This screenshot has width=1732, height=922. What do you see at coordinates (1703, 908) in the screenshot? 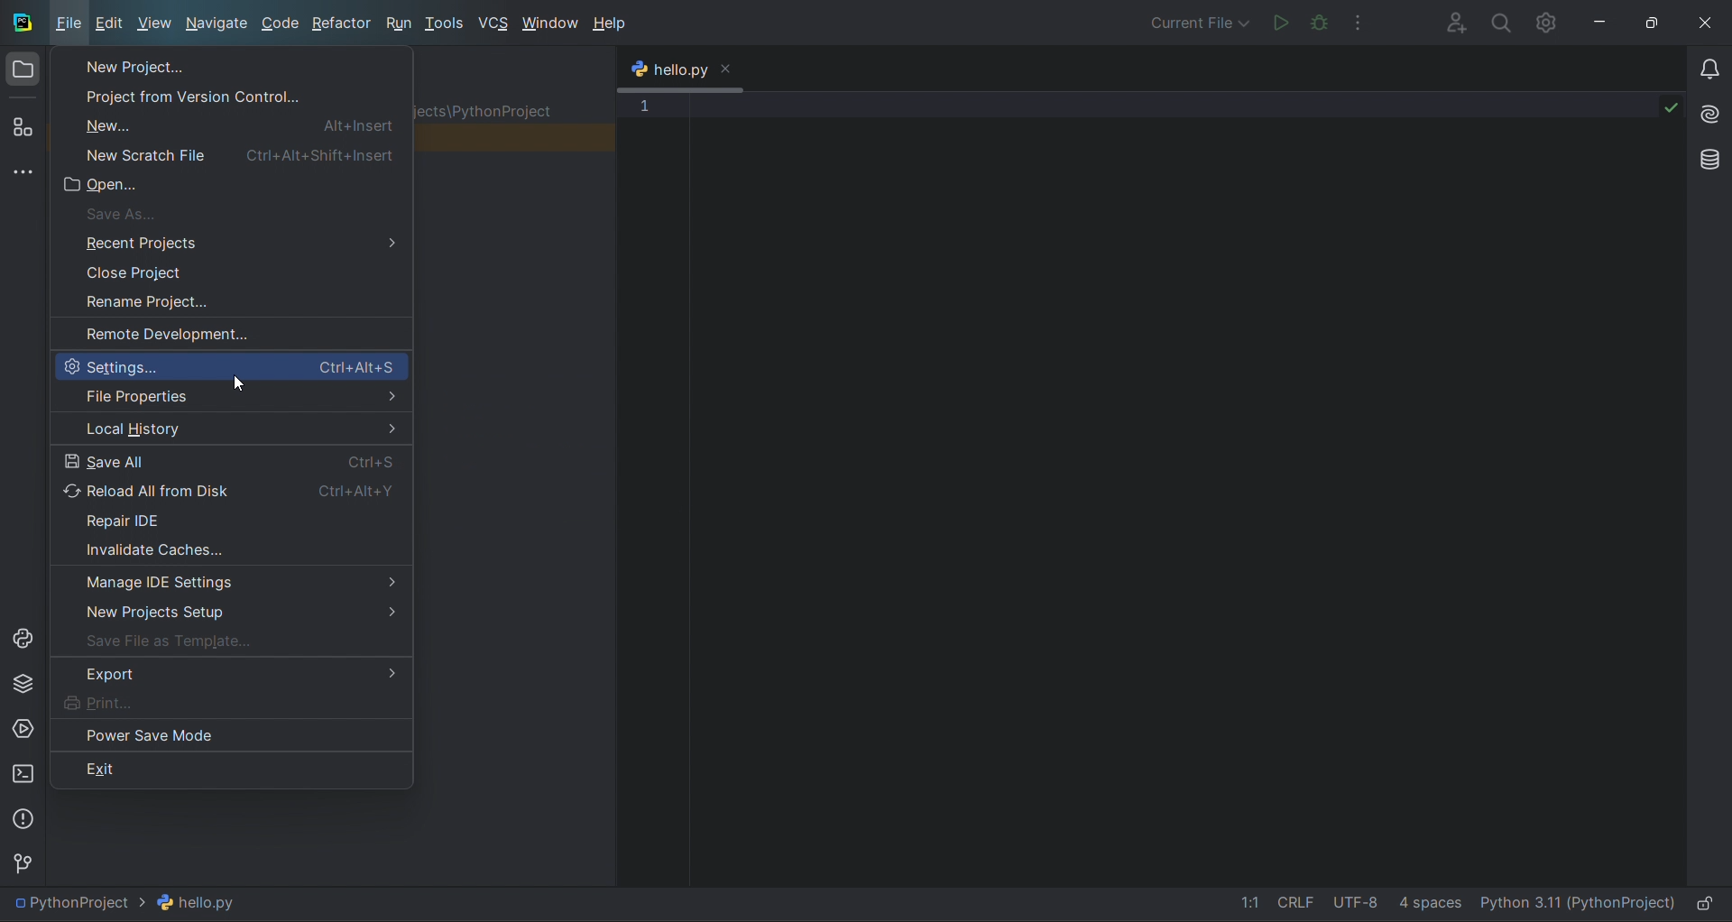
I see `lock` at bounding box center [1703, 908].